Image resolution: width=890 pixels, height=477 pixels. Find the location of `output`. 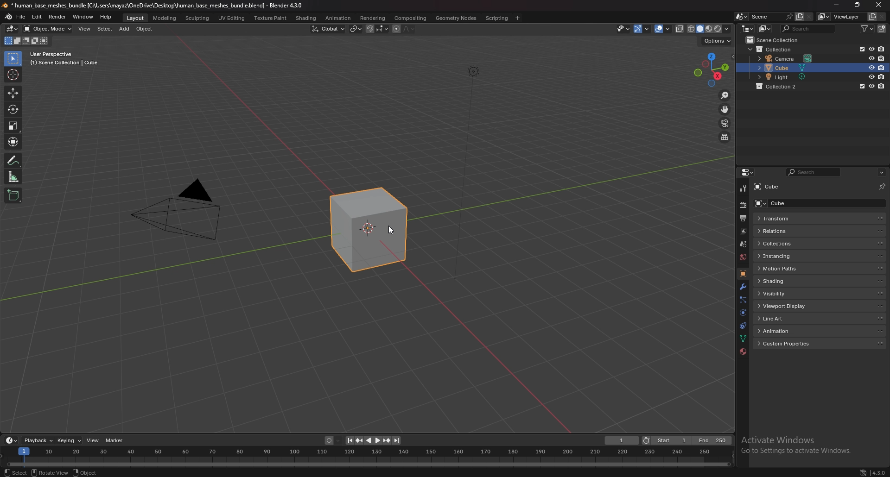

output is located at coordinates (743, 219).